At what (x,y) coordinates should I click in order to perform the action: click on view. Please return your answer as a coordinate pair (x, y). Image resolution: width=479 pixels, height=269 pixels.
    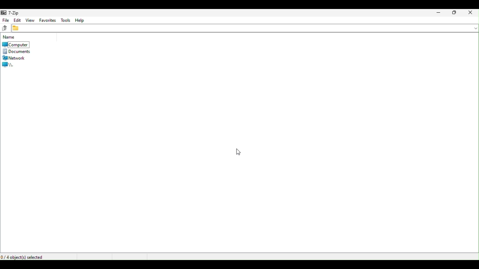
    Looking at the image, I should click on (31, 20).